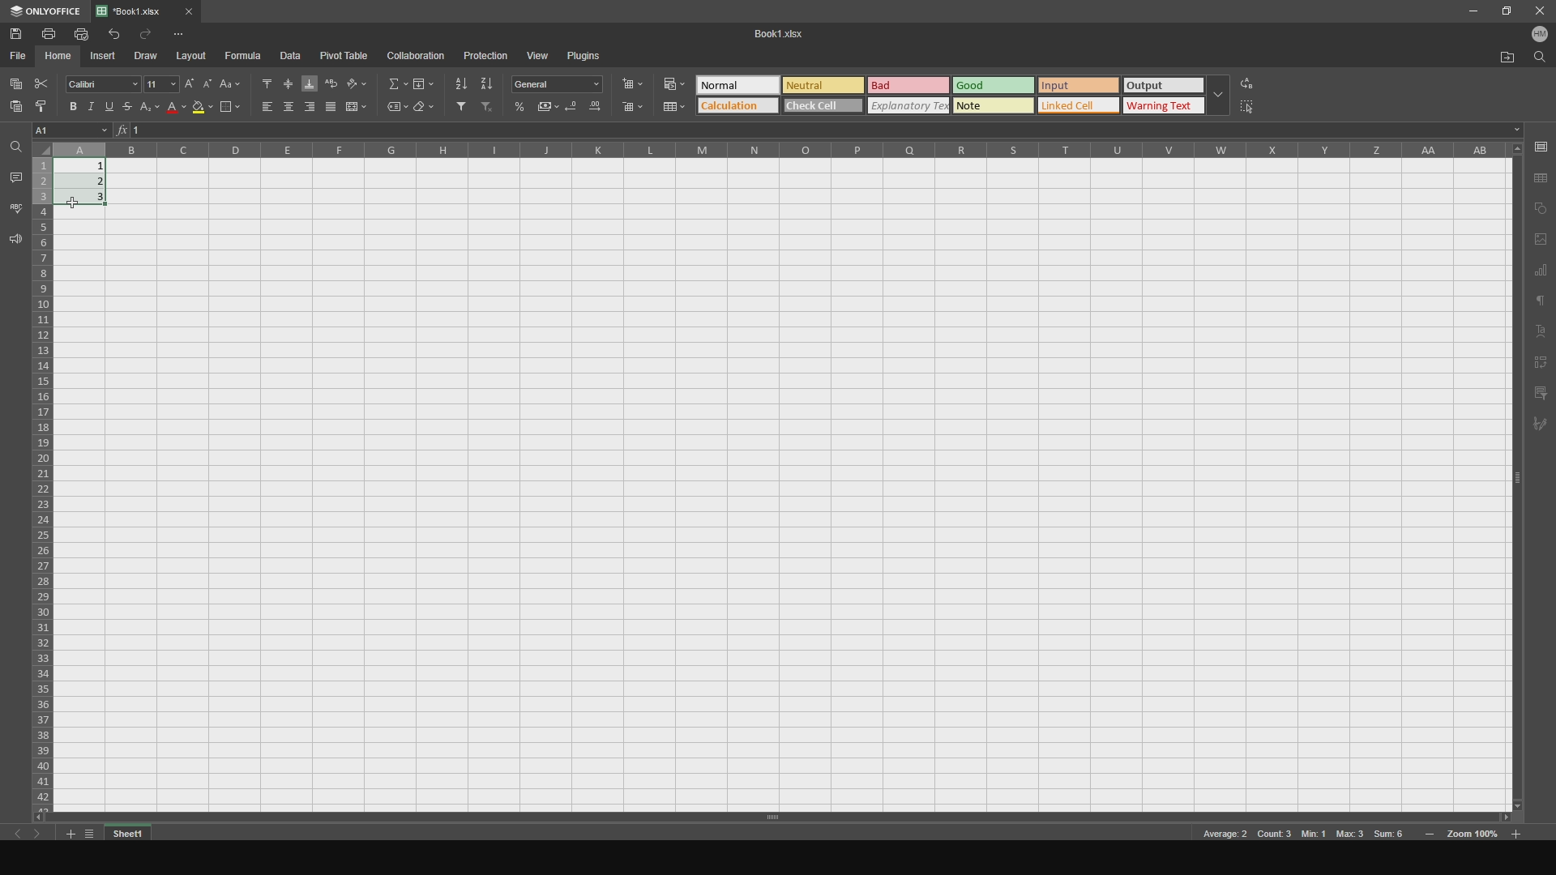  I want to click on open file location, so click(1498, 58).